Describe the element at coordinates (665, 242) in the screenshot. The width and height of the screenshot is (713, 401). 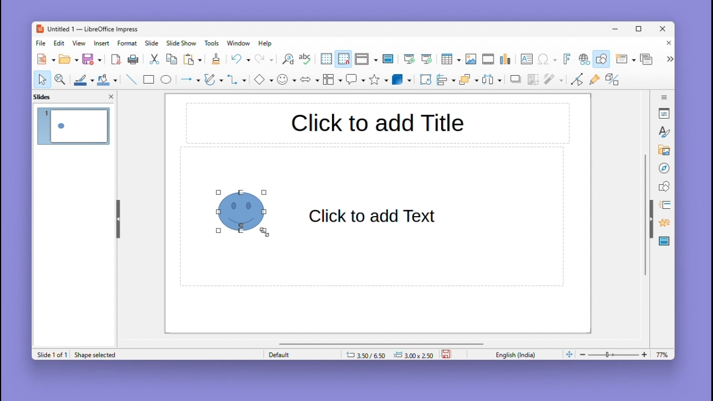
I see `Masters slide` at that location.